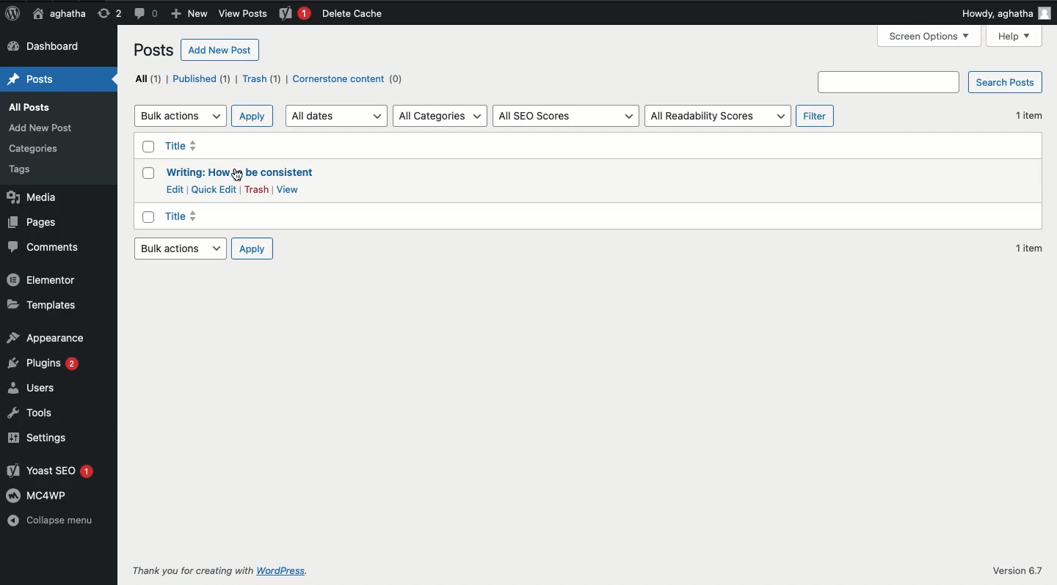 The width and height of the screenshot is (1057, 585). I want to click on Yoast, so click(293, 15).